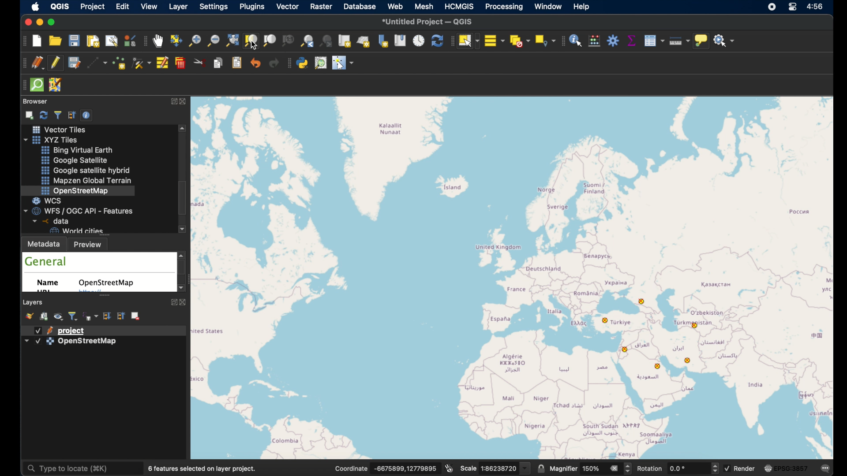  I want to click on point feature, so click(688, 360).